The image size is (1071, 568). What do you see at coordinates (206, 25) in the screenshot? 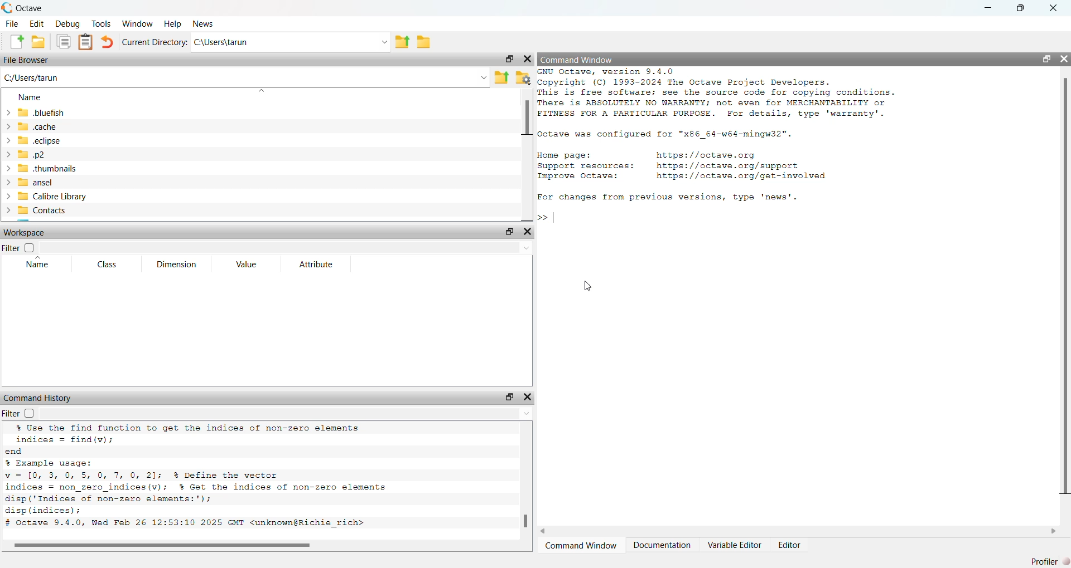
I see `News` at bounding box center [206, 25].